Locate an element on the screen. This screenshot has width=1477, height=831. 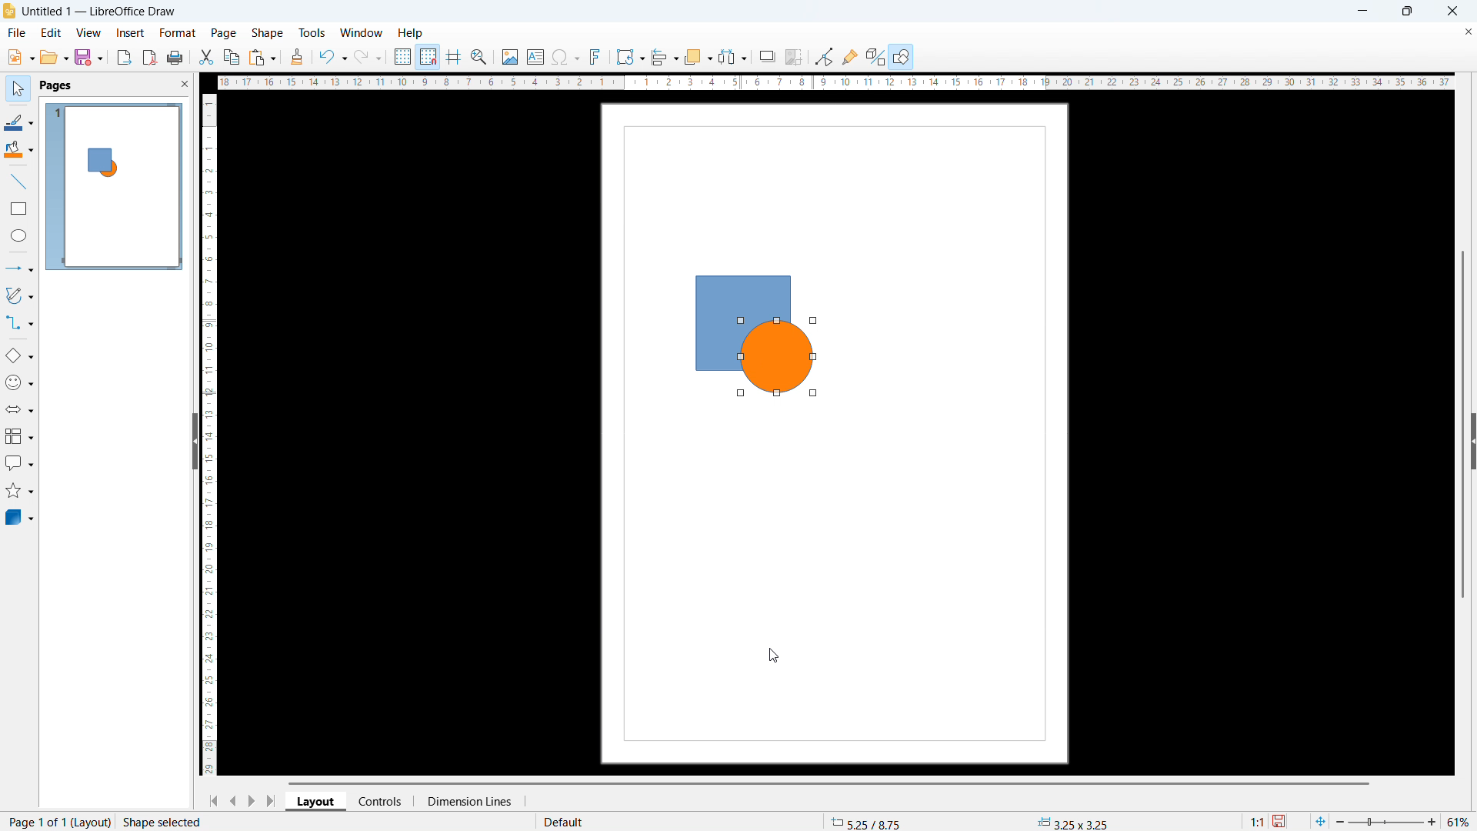
Maximise  is located at coordinates (1403, 12).